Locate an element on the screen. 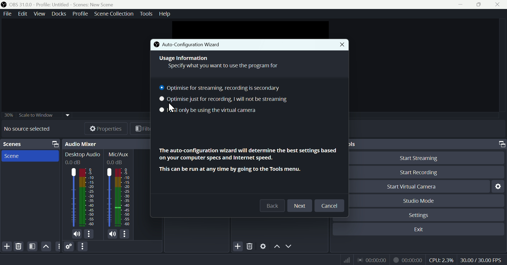 The image size is (507, 265). options is located at coordinates (58, 246).